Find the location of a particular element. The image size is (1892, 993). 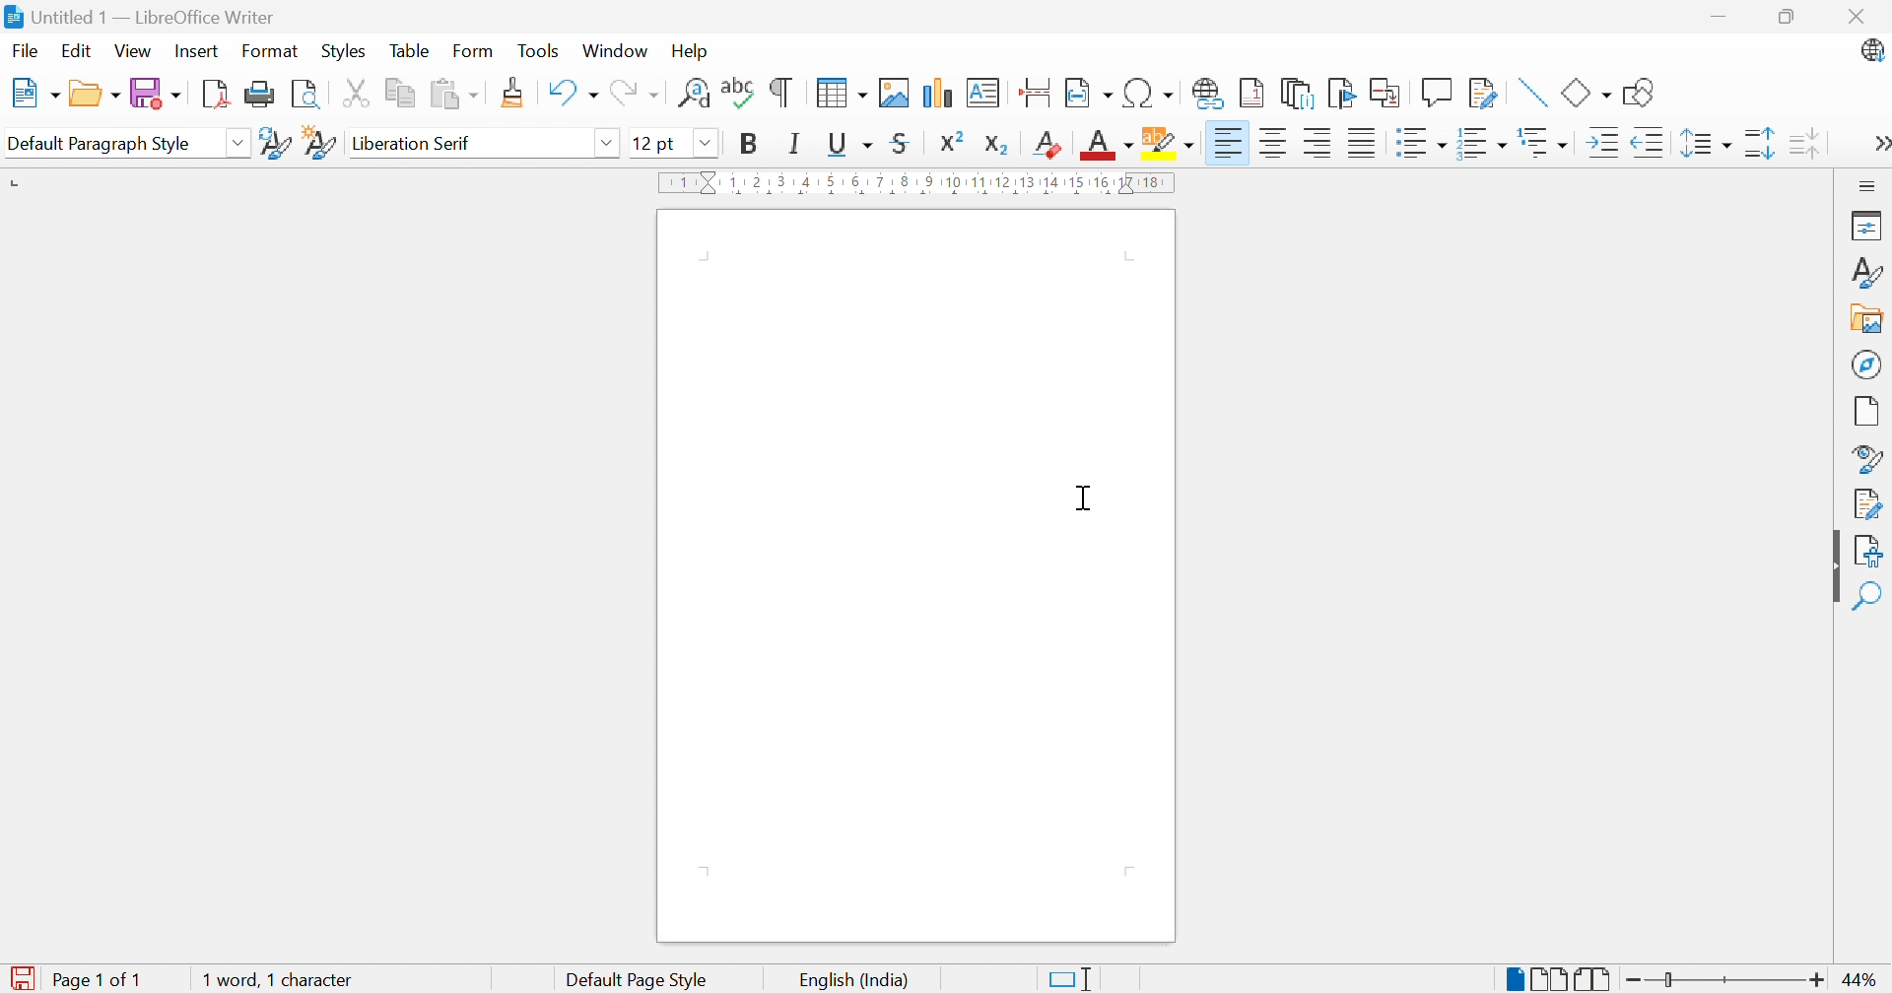

Strikethrough is located at coordinates (899, 146).